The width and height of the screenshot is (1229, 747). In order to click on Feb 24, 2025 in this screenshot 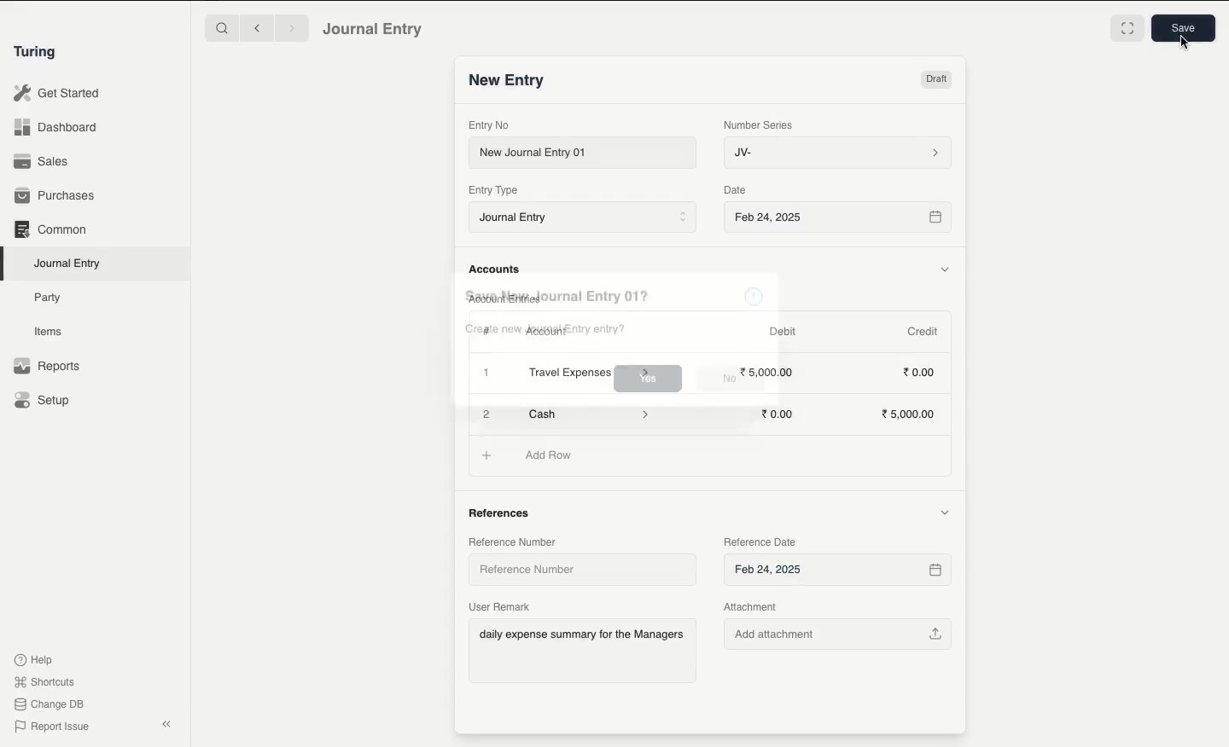, I will do `click(840, 219)`.